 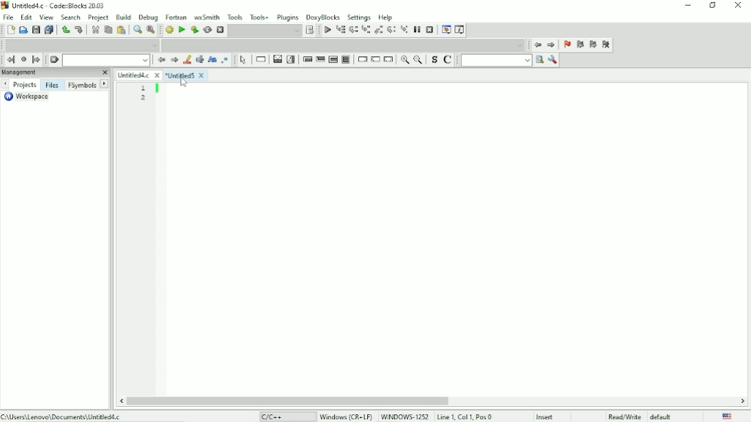 I want to click on Next, so click(x=173, y=60).